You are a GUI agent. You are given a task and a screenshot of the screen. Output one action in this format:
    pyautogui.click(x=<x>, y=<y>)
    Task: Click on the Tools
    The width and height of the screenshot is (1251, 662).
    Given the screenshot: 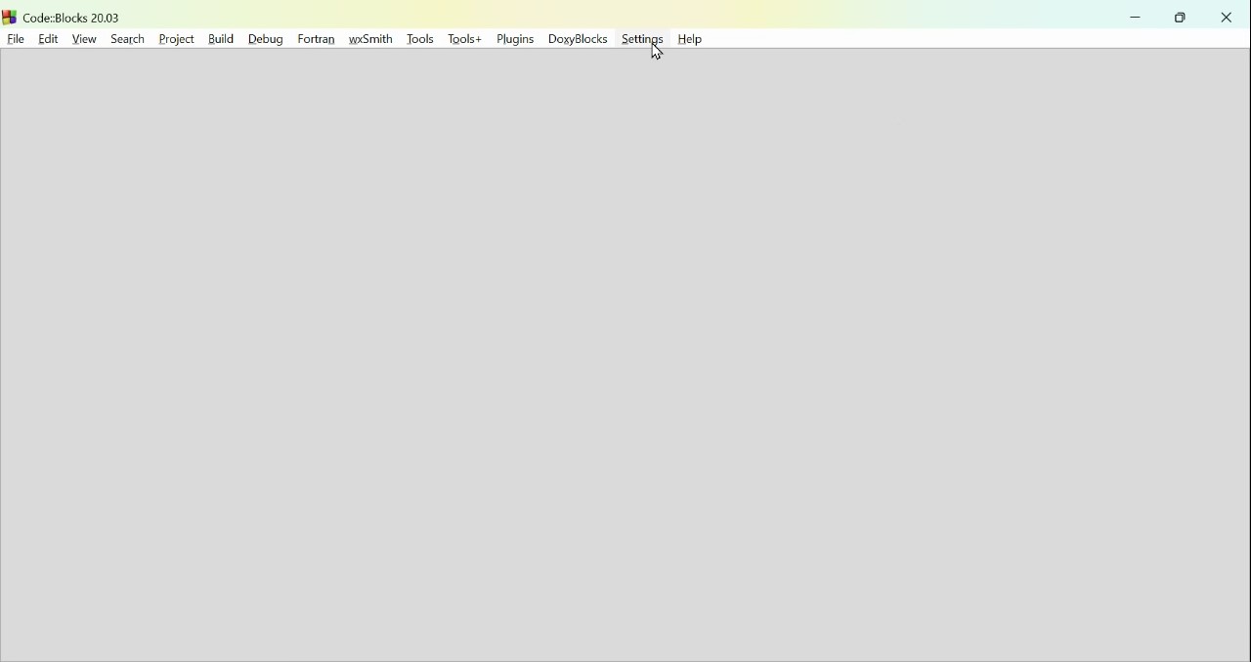 What is the action you would take?
    pyautogui.click(x=421, y=39)
    